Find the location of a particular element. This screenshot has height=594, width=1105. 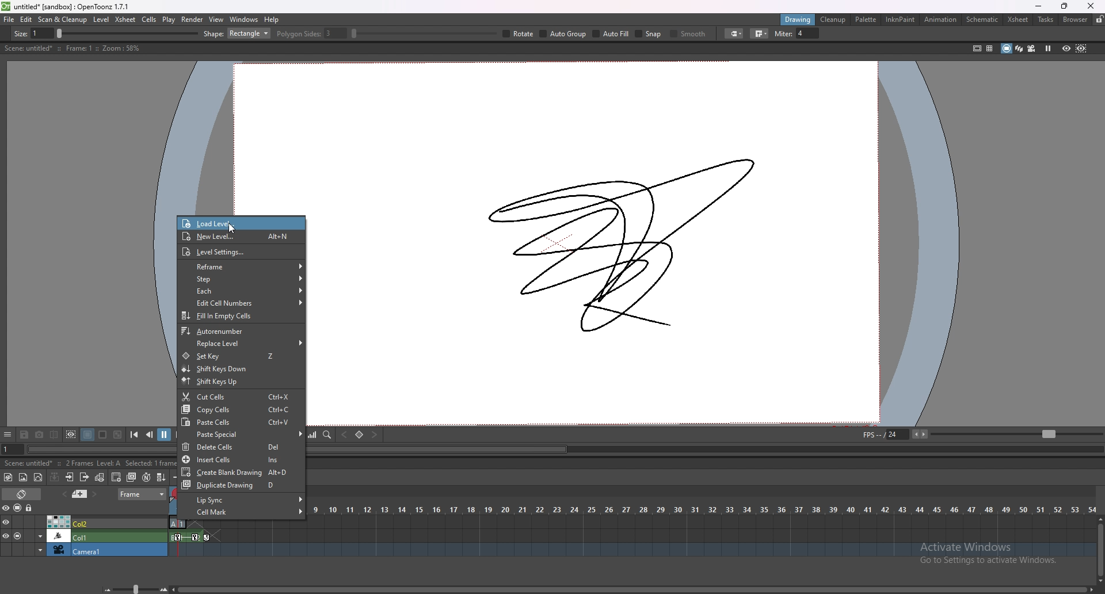

timeline is located at coordinates (633, 523).